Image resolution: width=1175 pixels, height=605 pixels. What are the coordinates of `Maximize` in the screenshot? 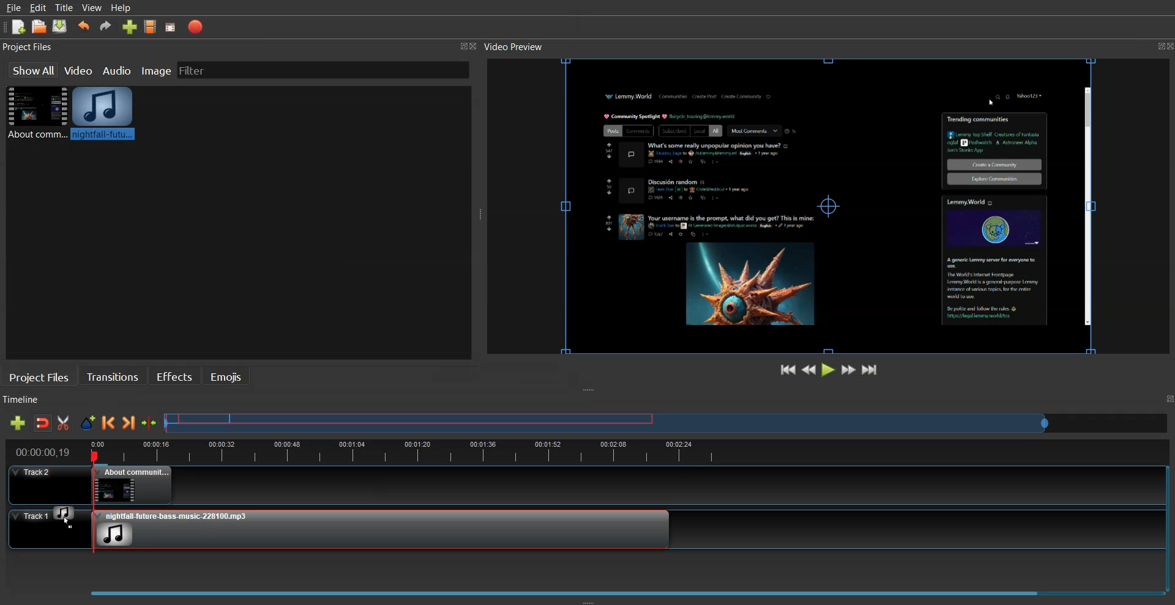 It's located at (1152, 44).